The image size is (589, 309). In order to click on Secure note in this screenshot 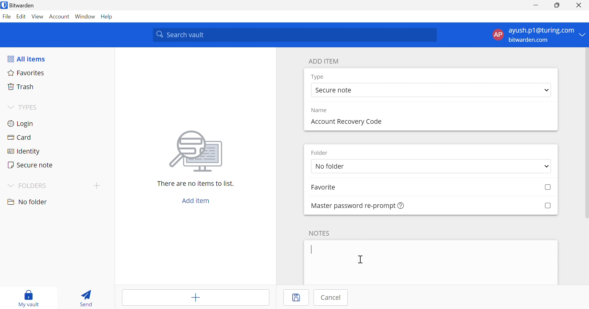, I will do `click(335, 91)`.